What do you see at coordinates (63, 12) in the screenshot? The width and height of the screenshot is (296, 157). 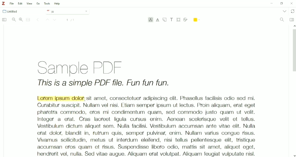 I see `jo` at bounding box center [63, 12].